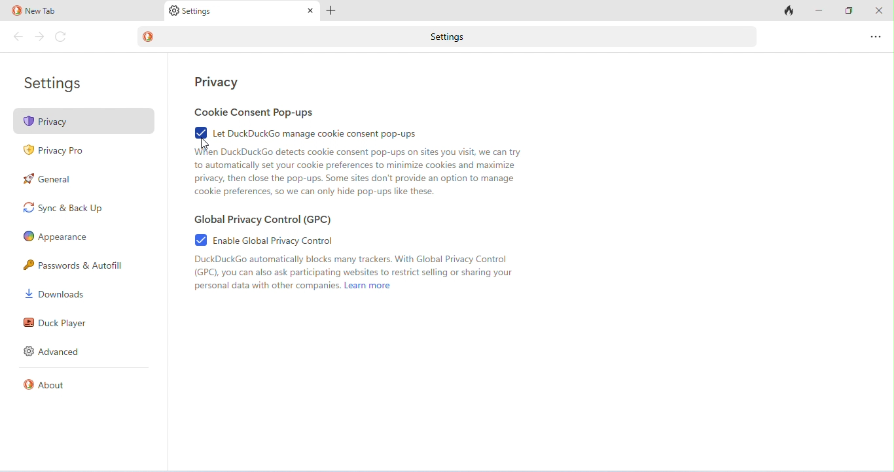  I want to click on duckduckgo logo, so click(147, 36).